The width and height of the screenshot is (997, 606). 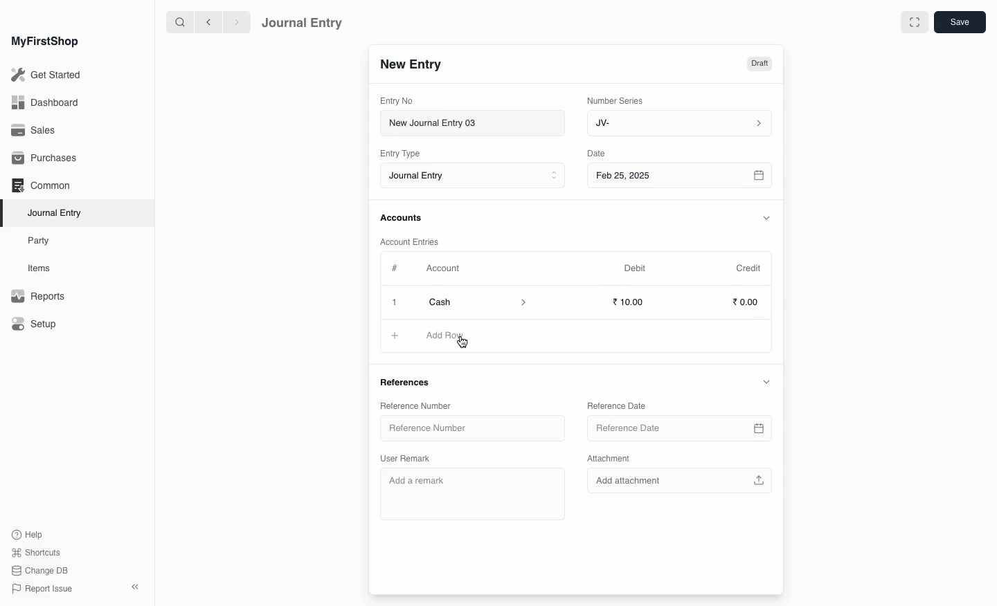 What do you see at coordinates (913, 23) in the screenshot?
I see `Full width toggle` at bounding box center [913, 23].